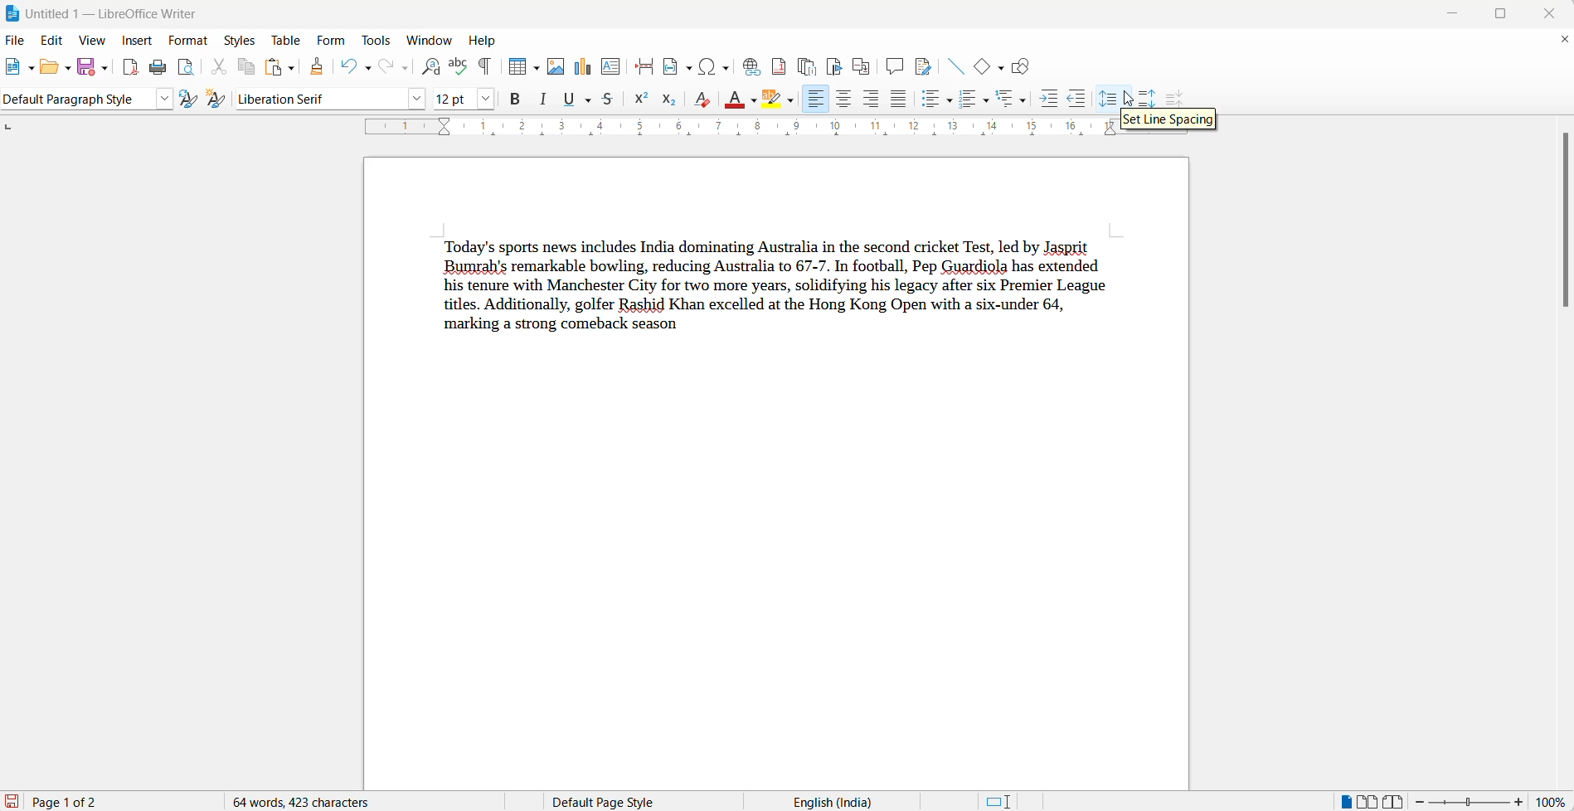 The image size is (1574, 811). What do you see at coordinates (832, 800) in the screenshot?
I see `text language` at bounding box center [832, 800].